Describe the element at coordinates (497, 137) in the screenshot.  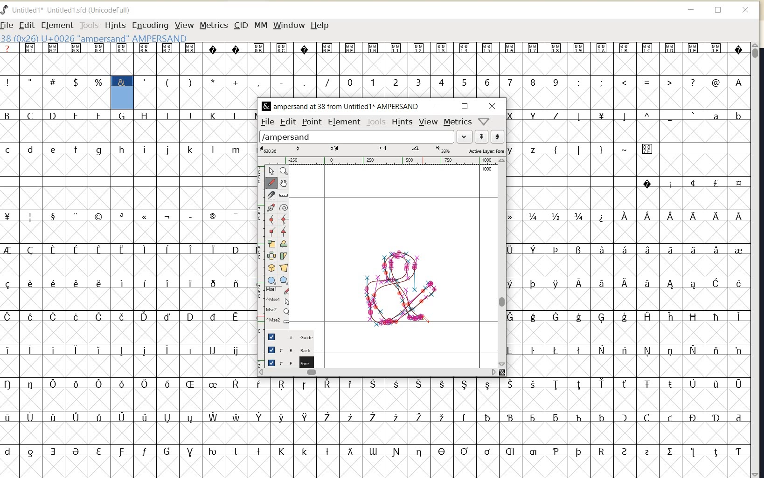
I see `show next word list` at that location.